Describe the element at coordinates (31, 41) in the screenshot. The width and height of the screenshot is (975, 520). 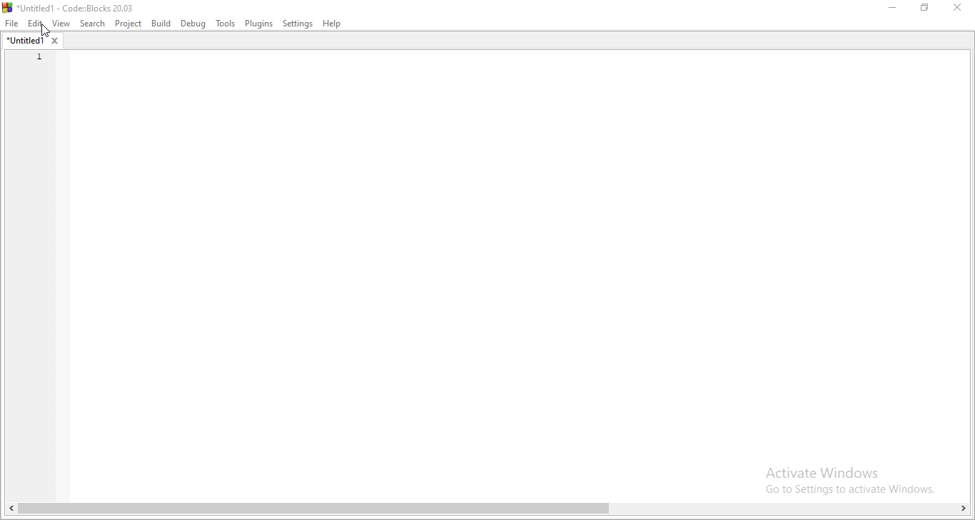
I see `file name tab` at that location.